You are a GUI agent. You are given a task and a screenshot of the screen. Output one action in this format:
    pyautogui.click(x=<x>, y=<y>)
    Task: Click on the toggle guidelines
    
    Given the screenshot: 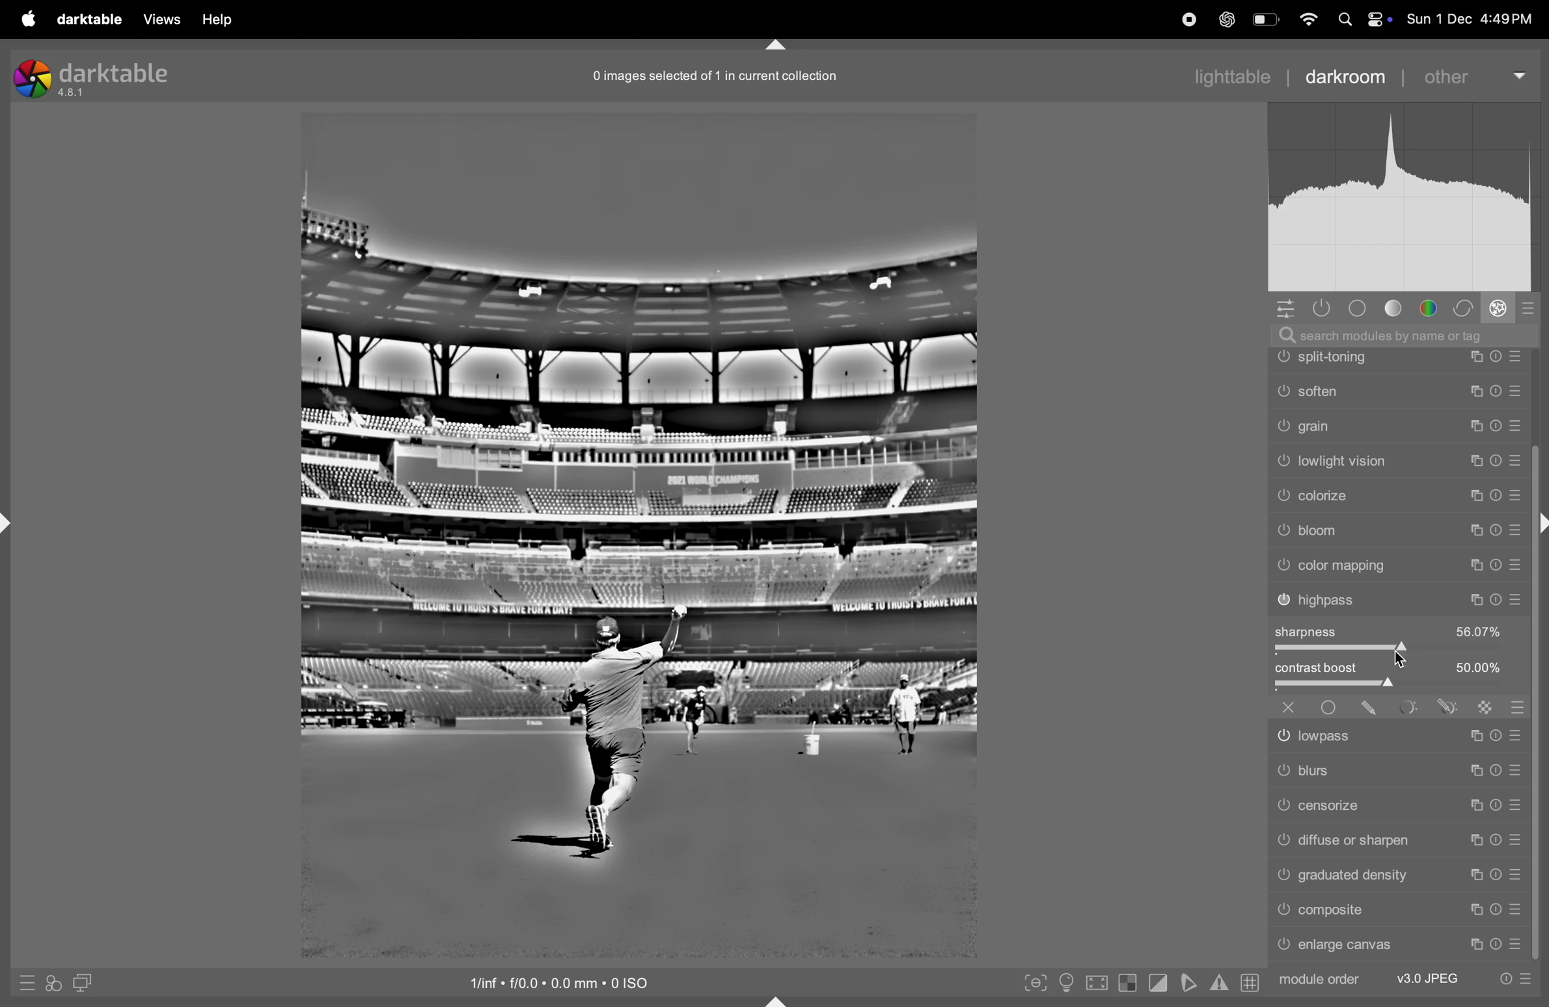 What is the action you would take?
    pyautogui.click(x=1250, y=982)
    